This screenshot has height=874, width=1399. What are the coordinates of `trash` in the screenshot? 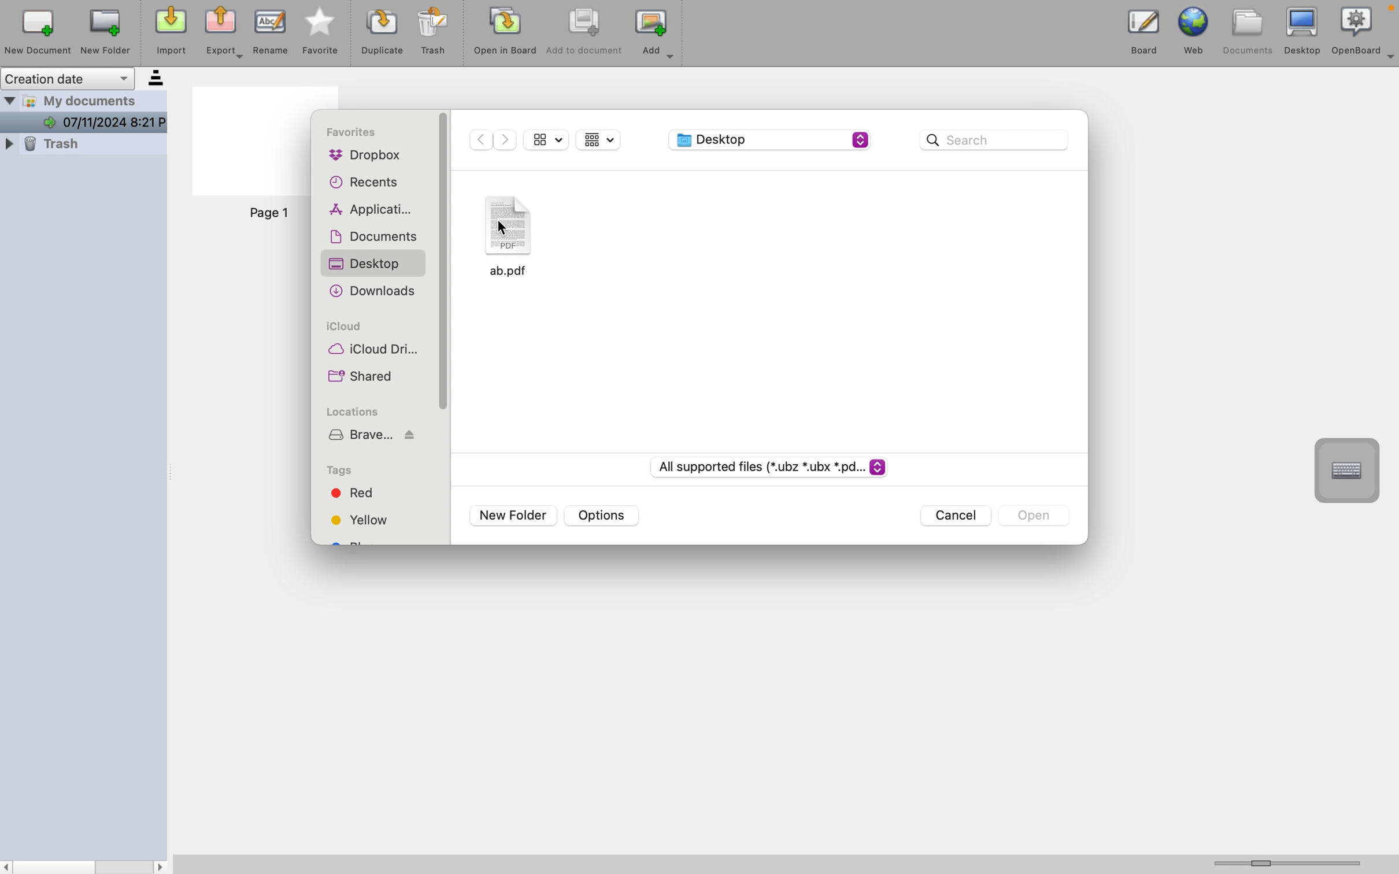 It's located at (435, 34).